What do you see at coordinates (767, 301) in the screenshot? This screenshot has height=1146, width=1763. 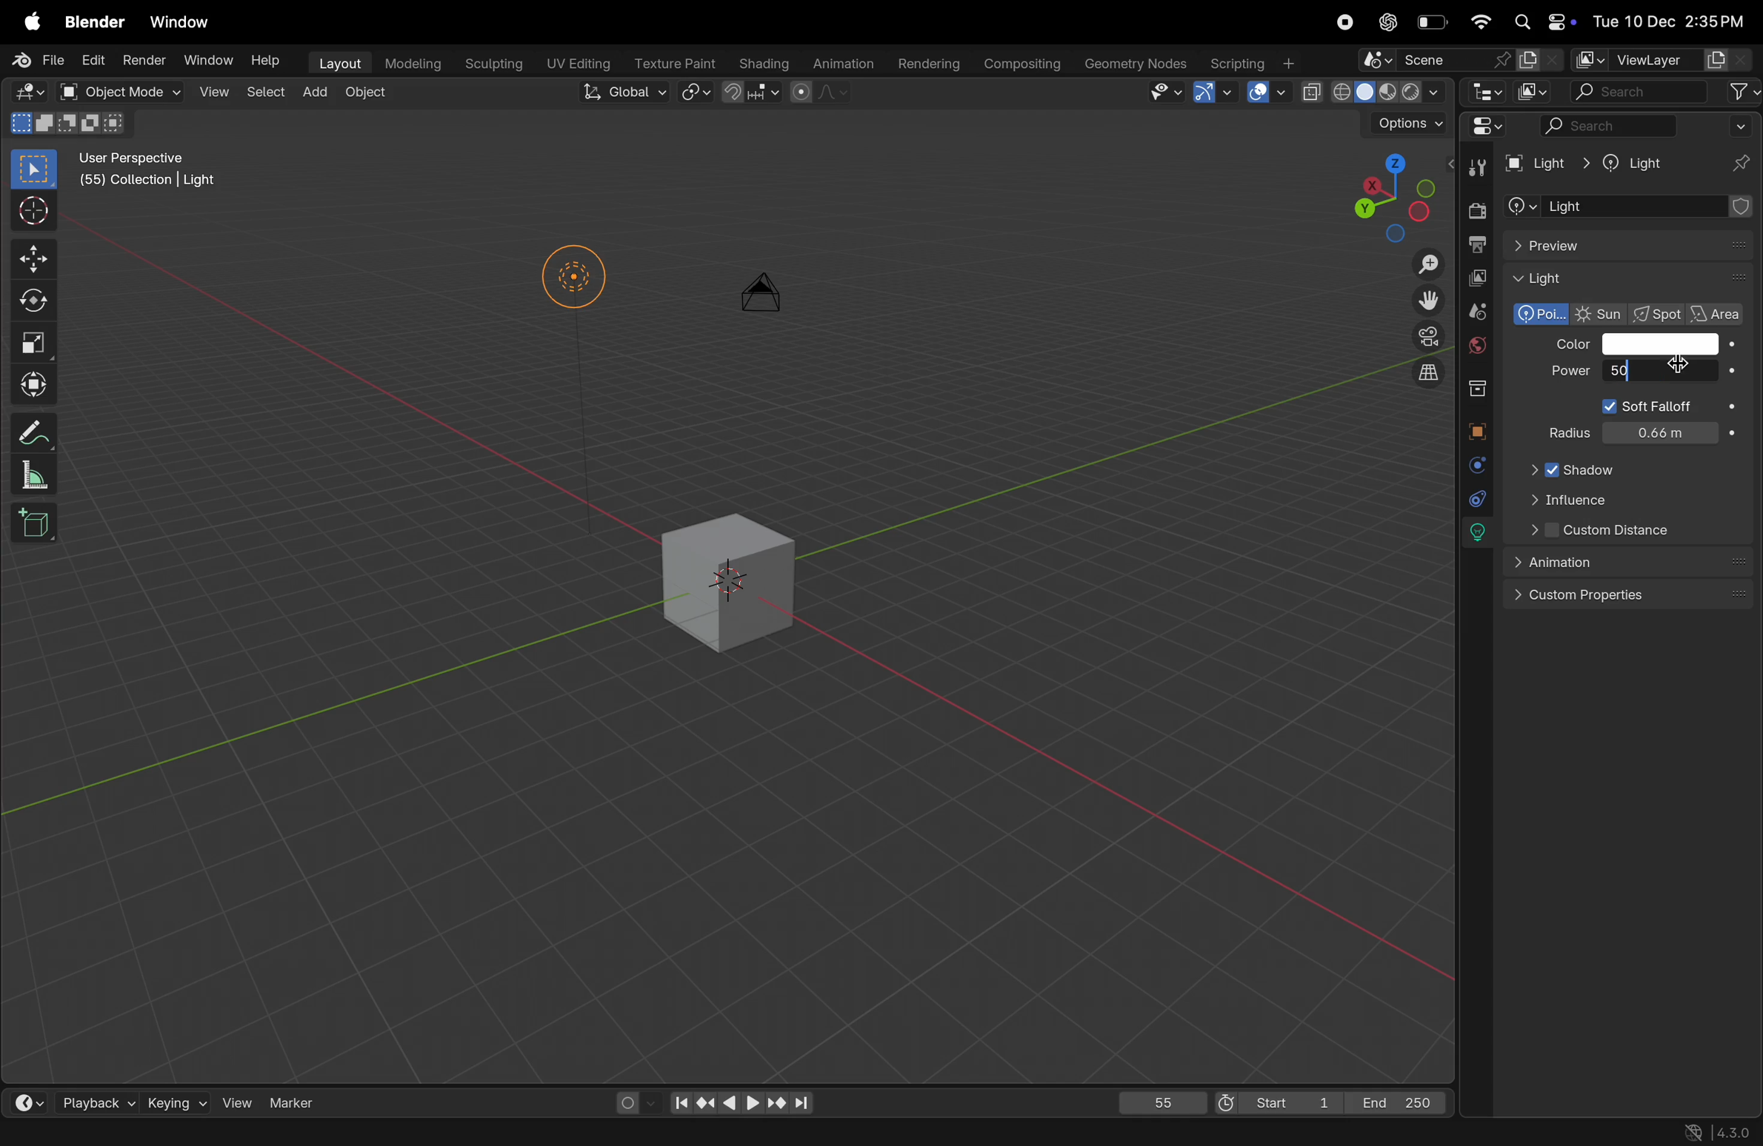 I see `camera` at bounding box center [767, 301].